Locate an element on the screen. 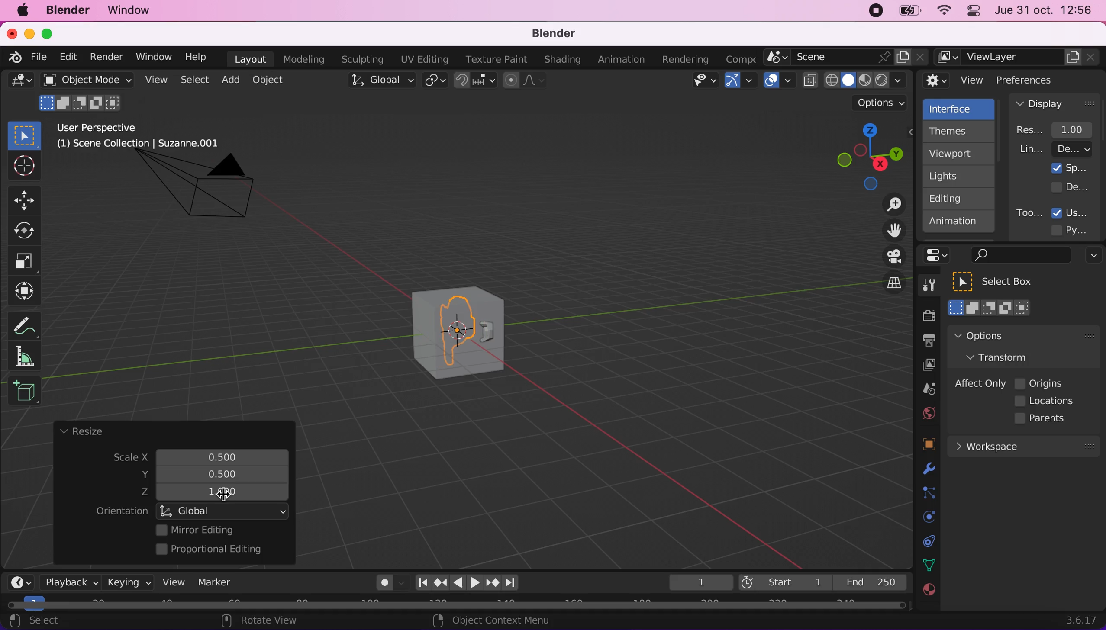  select box is located at coordinates (1003, 282).